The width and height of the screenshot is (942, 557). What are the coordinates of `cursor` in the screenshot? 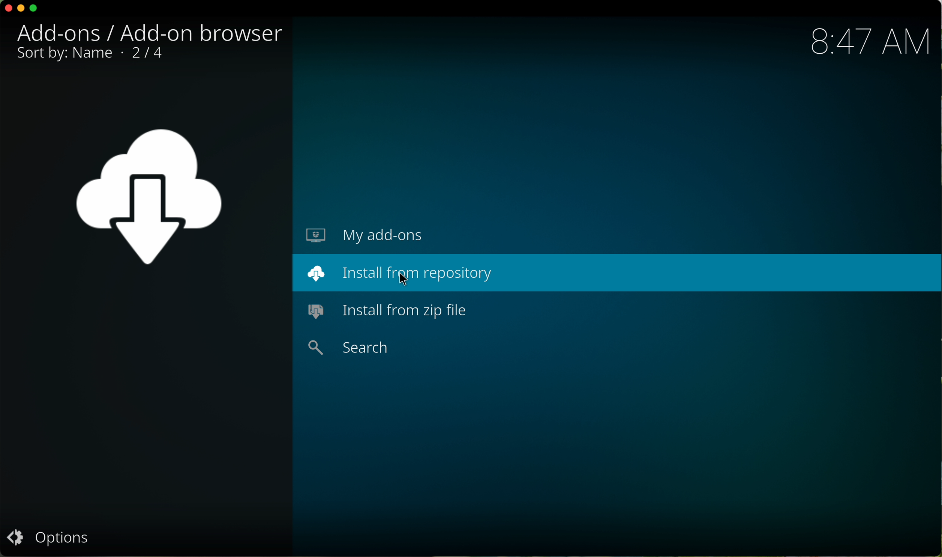 It's located at (408, 277).